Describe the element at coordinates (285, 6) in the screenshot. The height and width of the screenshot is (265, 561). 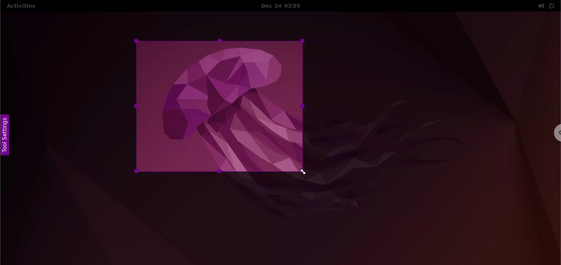
I see `Date and time` at that location.